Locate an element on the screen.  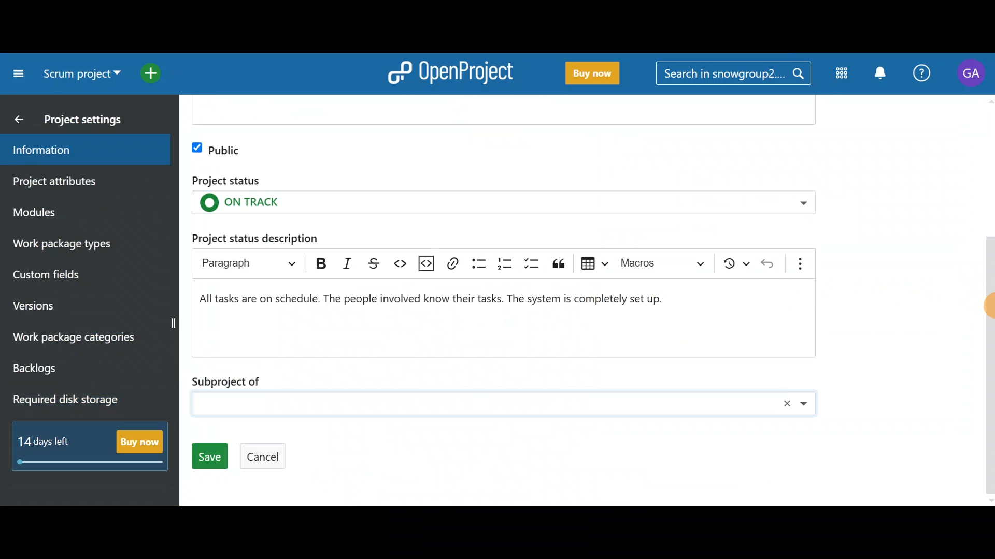
Bold is located at coordinates (321, 263).